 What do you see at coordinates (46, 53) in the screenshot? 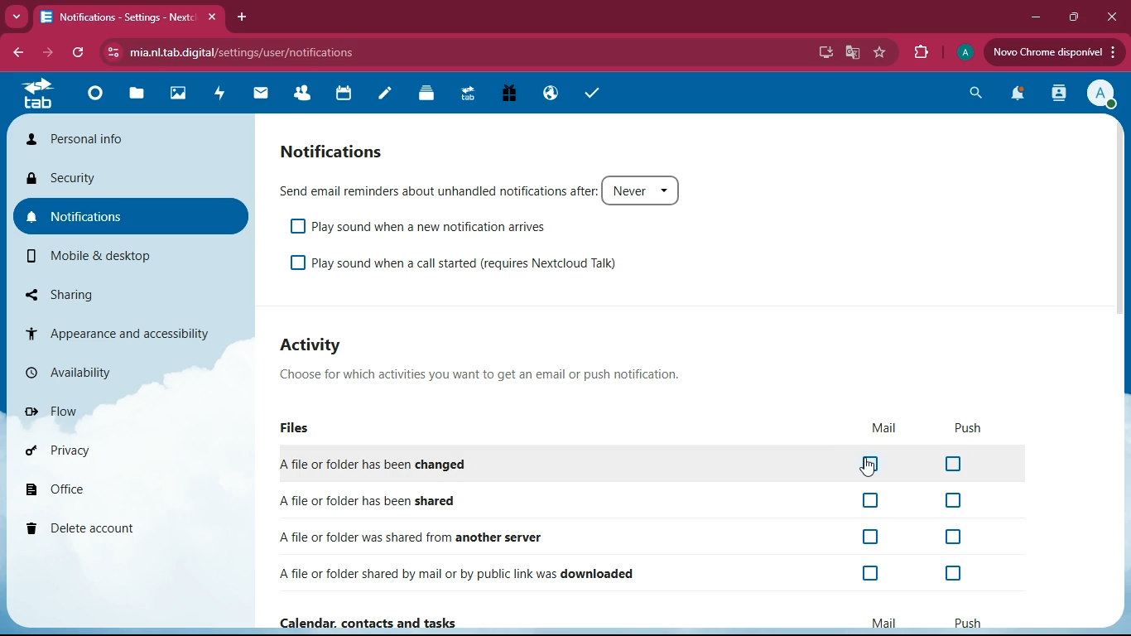
I see `forward` at bounding box center [46, 53].